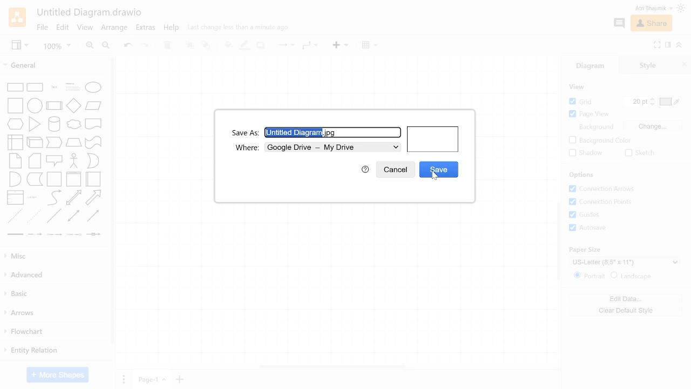 The width and height of the screenshot is (691, 389). Describe the element at coordinates (653, 99) in the screenshot. I see `Increase grid pts` at that location.